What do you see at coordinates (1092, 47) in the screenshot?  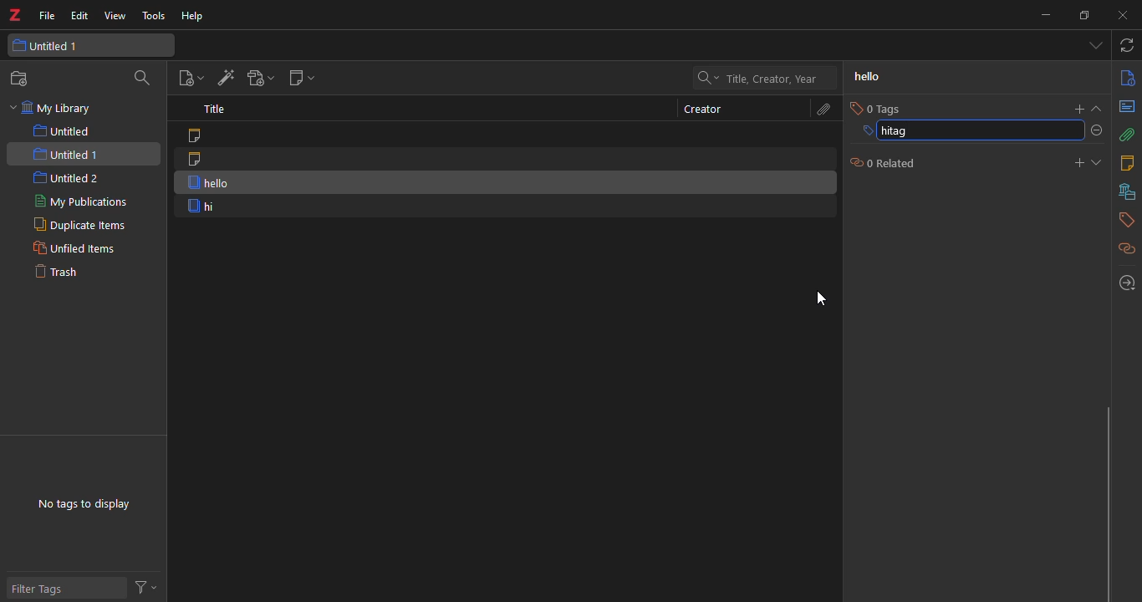 I see `tab` at bounding box center [1092, 47].